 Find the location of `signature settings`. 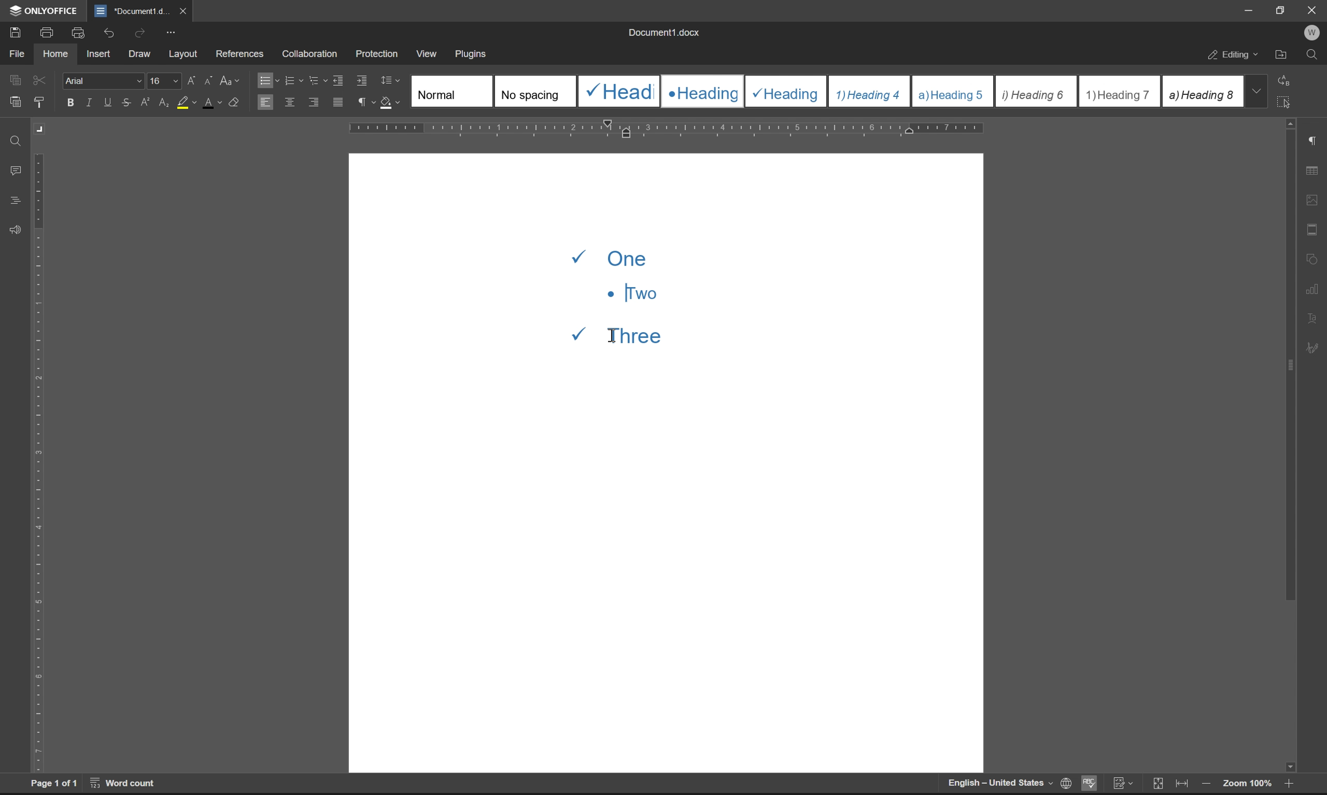

signature settings is located at coordinates (1316, 348).